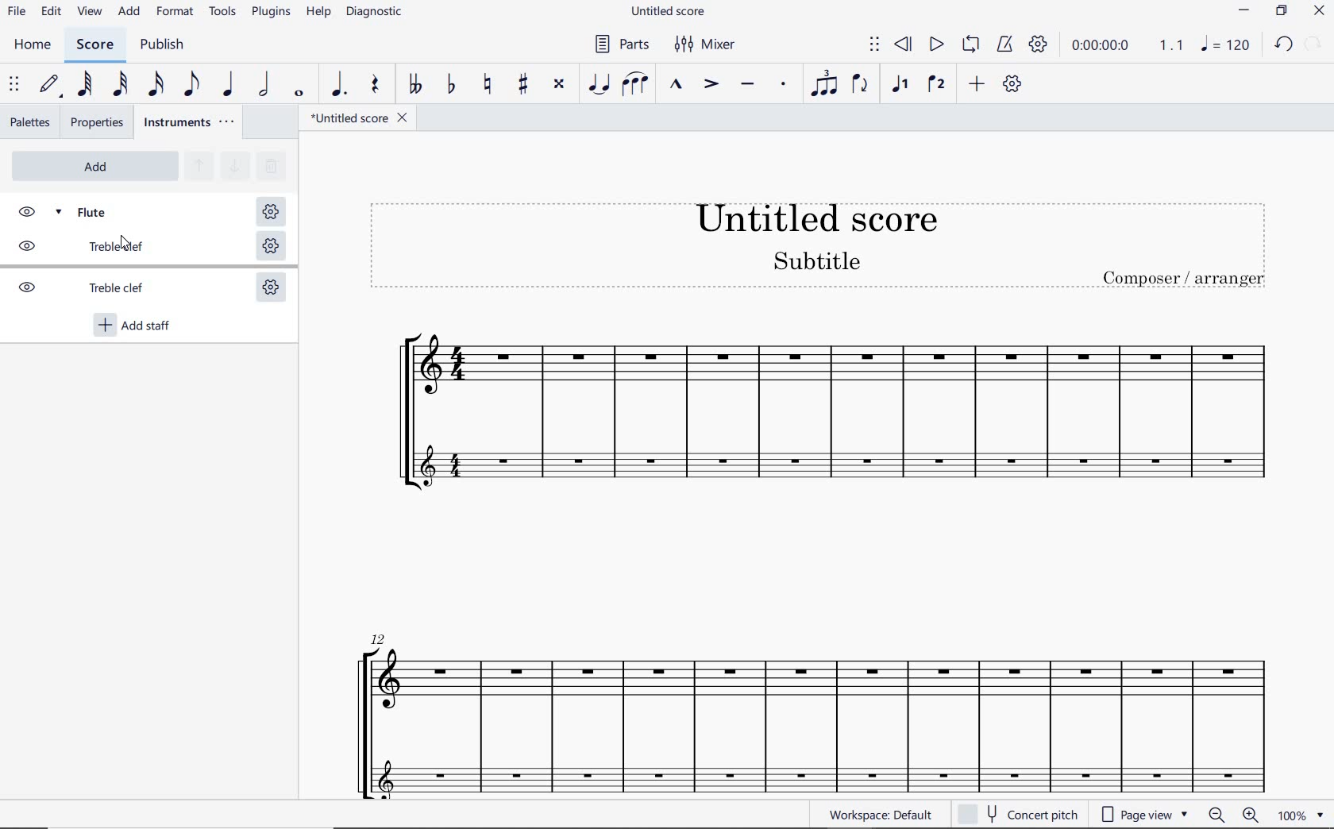 This screenshot has height=829, width=1334. I want to click on SELECT TO MOVE, so click(14, 87).